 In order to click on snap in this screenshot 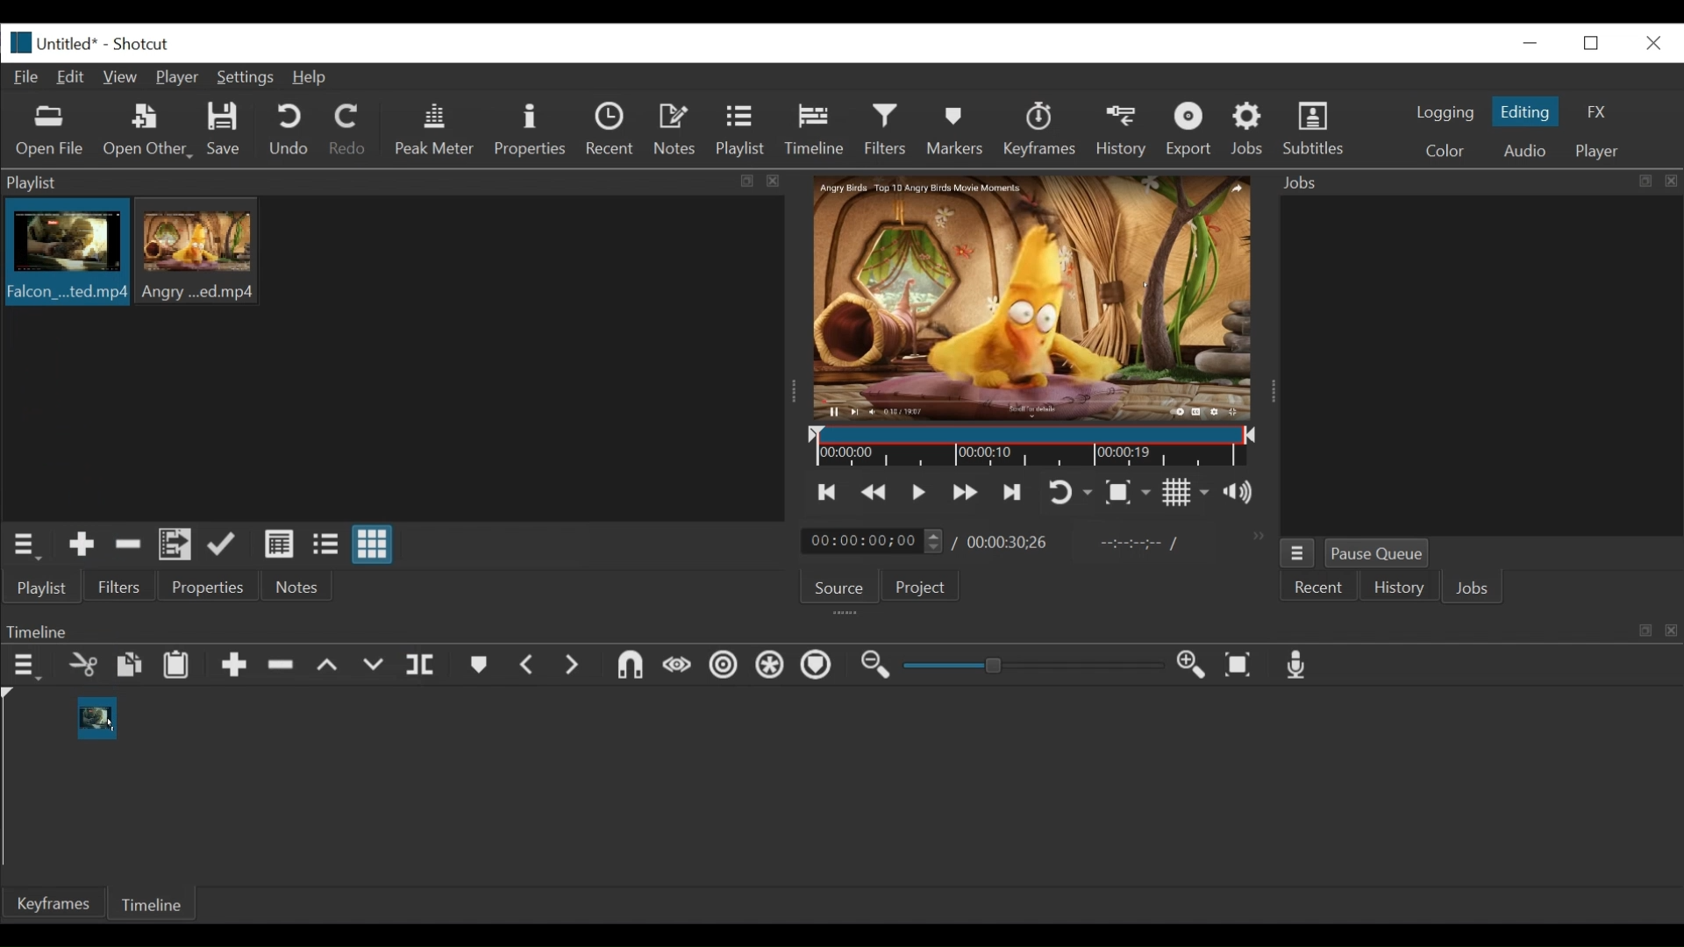, I will do `click(632, 667)`.